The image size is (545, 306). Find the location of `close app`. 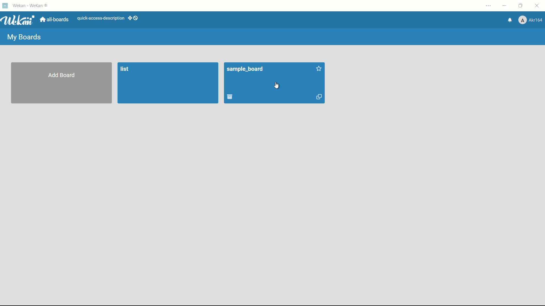

close app is located at coordinates (538, 6).